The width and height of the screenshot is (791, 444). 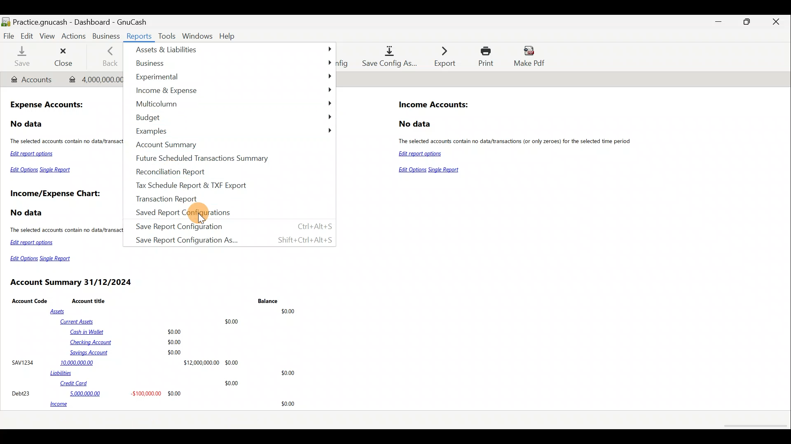 I want to click on Current Assets $0.00, so click(x=151, y=321).